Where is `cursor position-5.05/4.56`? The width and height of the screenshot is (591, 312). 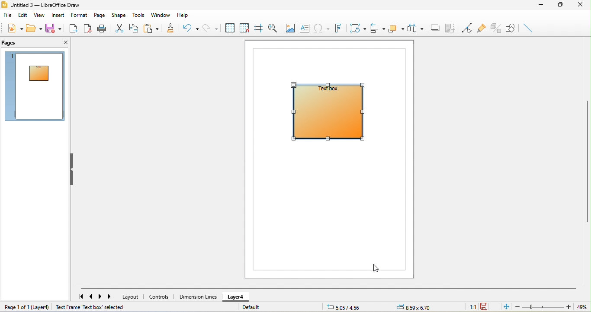 cursor position-5.05/4.56 is located at coordinates (345, 307).